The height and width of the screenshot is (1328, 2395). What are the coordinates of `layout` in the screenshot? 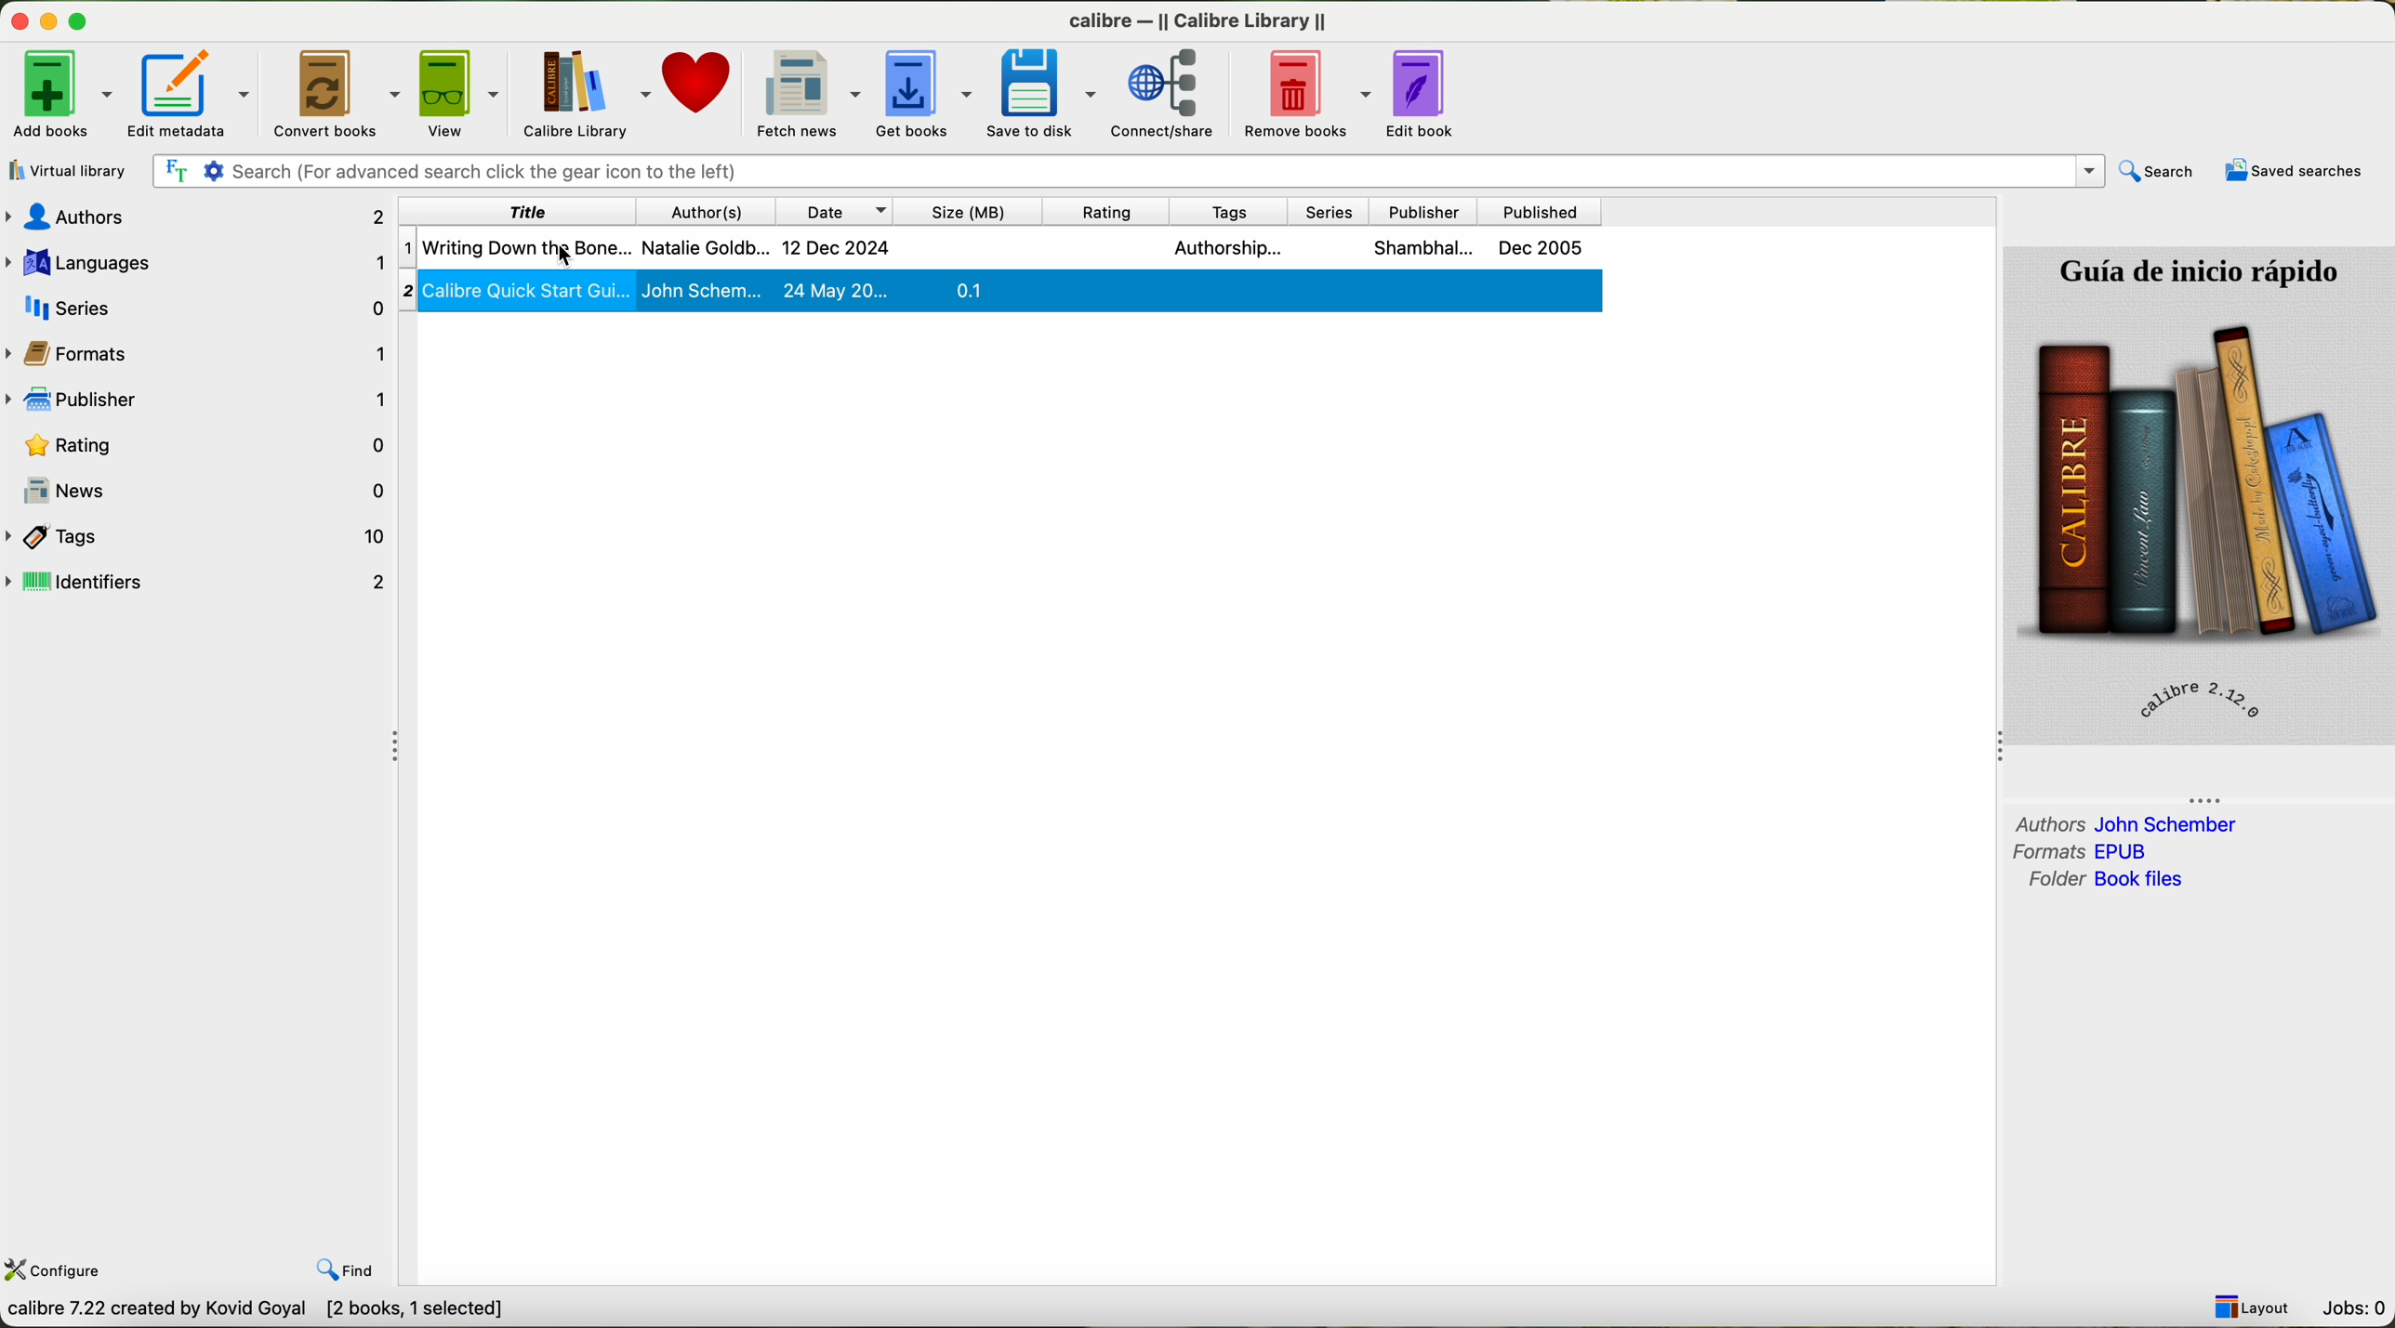 It's located at (2253, 1306).